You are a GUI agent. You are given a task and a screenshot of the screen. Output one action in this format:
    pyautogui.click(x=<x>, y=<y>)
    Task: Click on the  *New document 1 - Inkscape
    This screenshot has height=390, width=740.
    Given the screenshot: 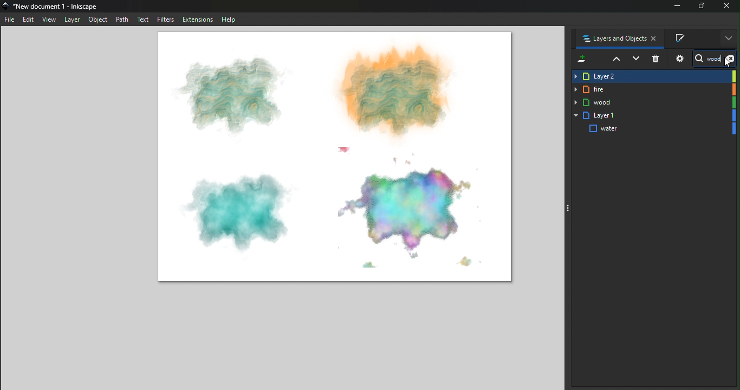 What is the action you would take?
    pyautogui.click(x=56, y=6)
    